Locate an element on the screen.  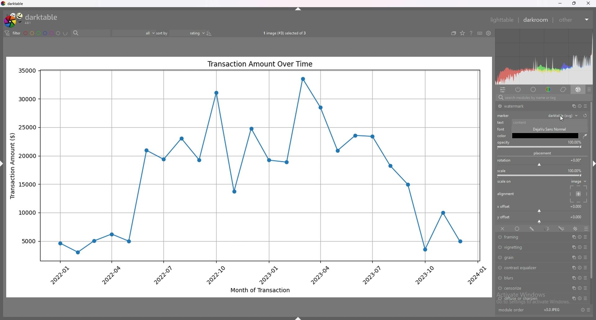
off is located at coordinates (502, 229).